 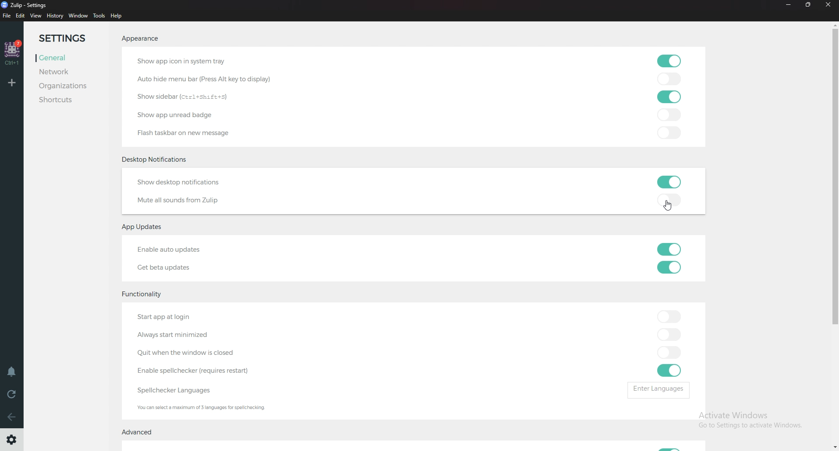 What do you see at coordinates (12, 82) in the screenshot?
I see `Add organization` at bounding box center [12, 82].